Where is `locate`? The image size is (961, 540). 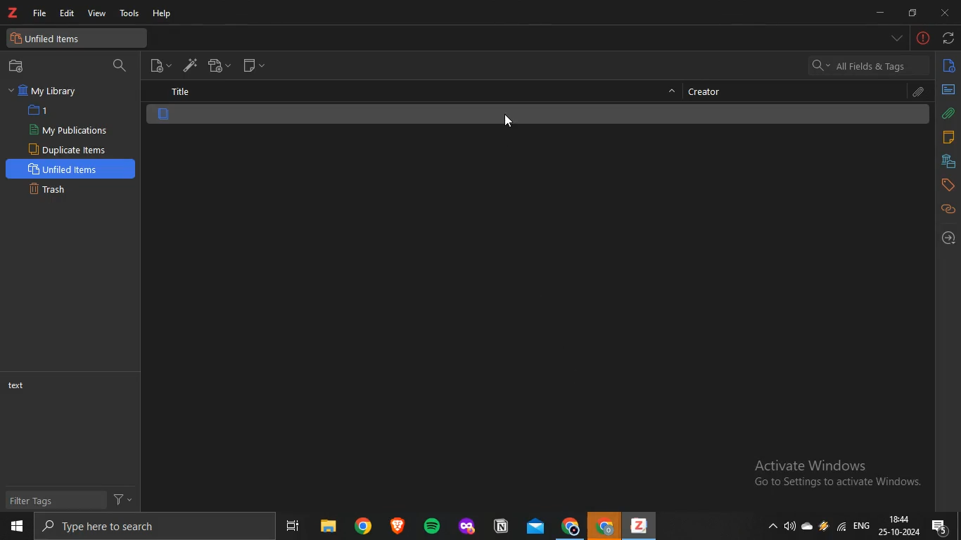
locate is located at coordinates (948, 237).